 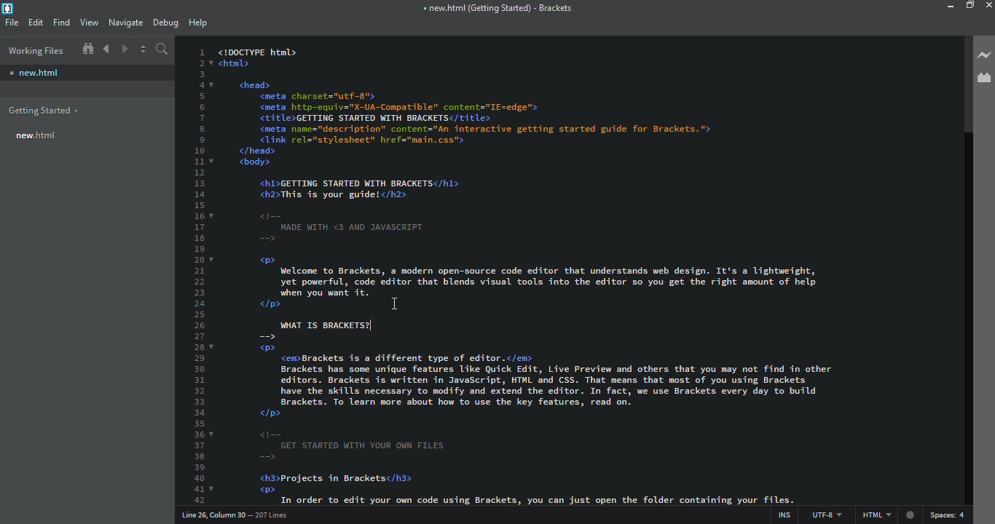 I want to click on test code, so click(x=565, y=418).